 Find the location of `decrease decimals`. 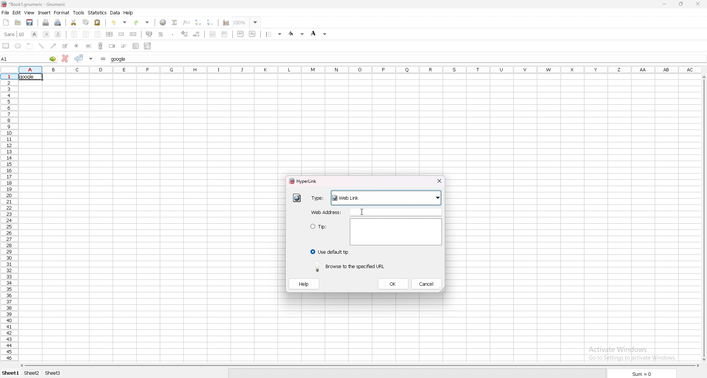

decrease decimals is located at coordinates (197, 34).